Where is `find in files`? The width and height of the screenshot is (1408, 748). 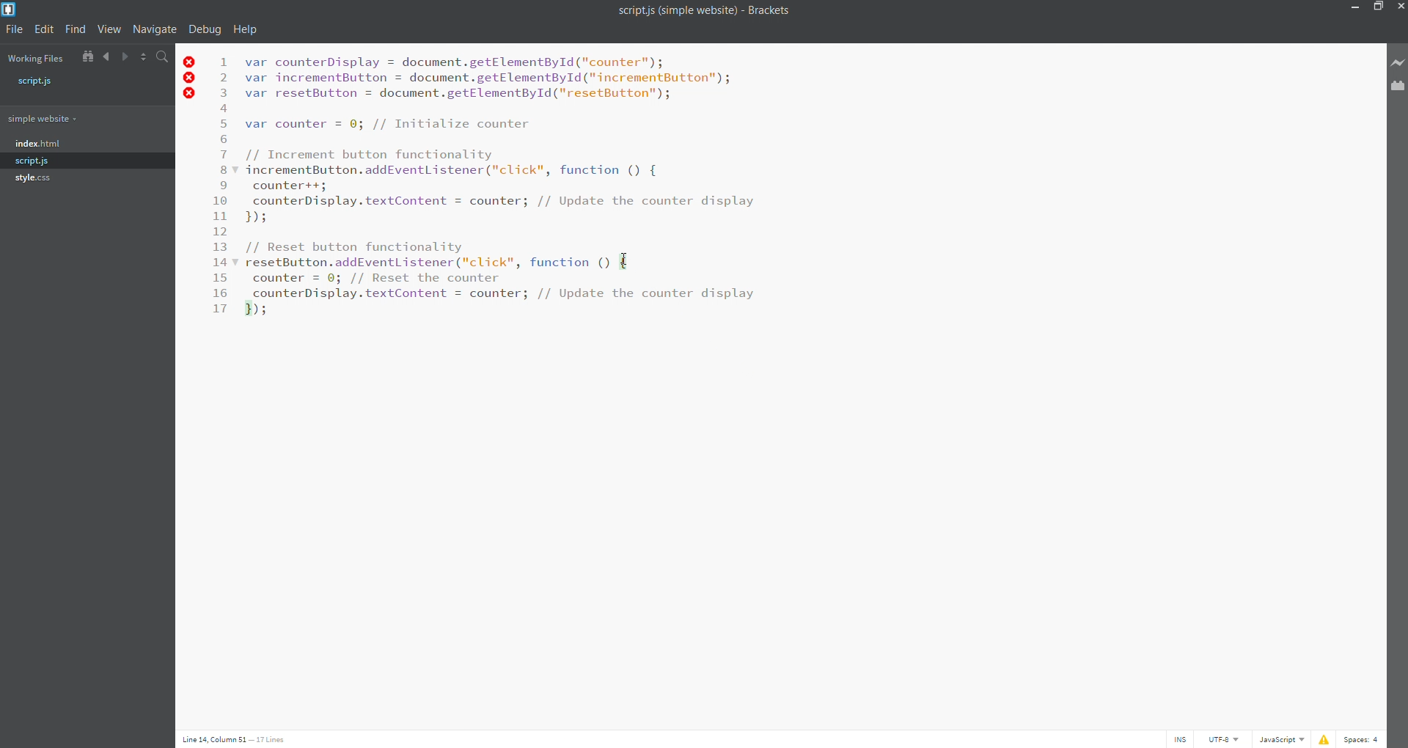
find in files is located at coordinates (161, 55).